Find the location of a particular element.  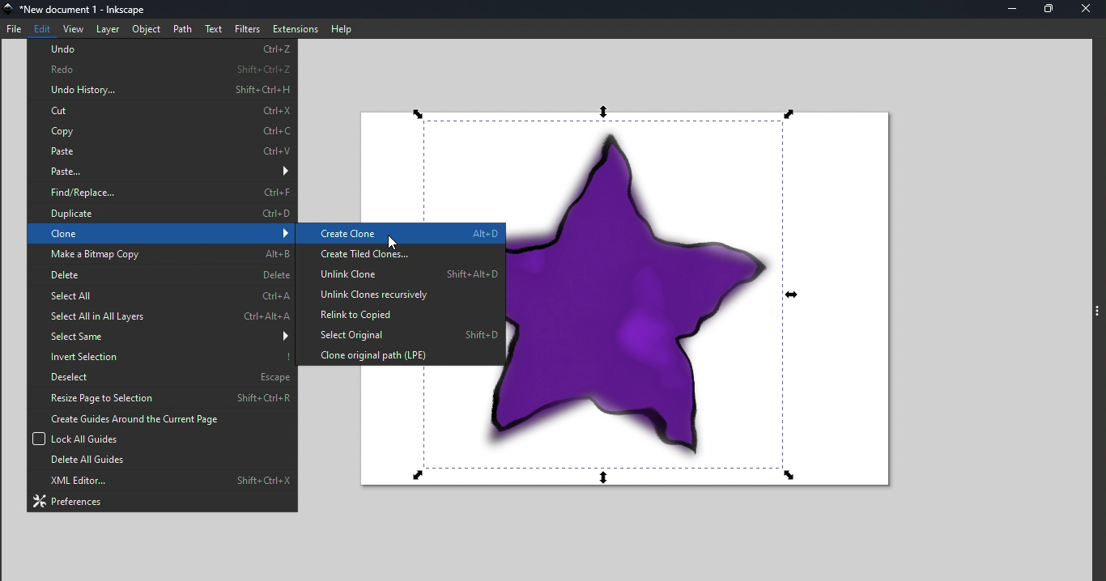

make a bitmap copy is located at coordinates (161, 253).